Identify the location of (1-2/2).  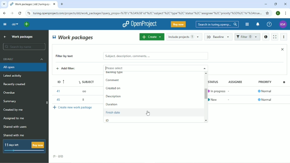
(58, 156).